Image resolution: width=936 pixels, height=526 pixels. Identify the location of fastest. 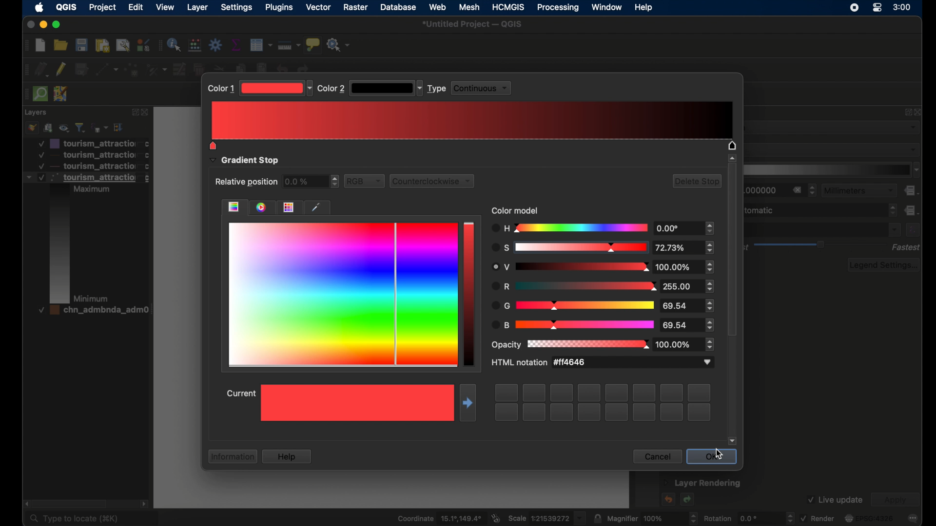
(906, 247).